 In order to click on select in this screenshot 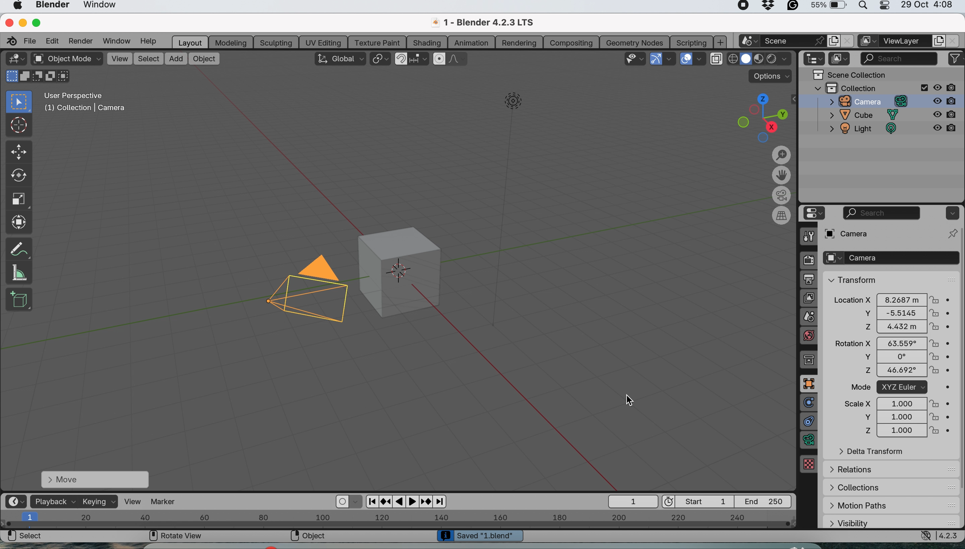, I will do `click(25, 536)`.